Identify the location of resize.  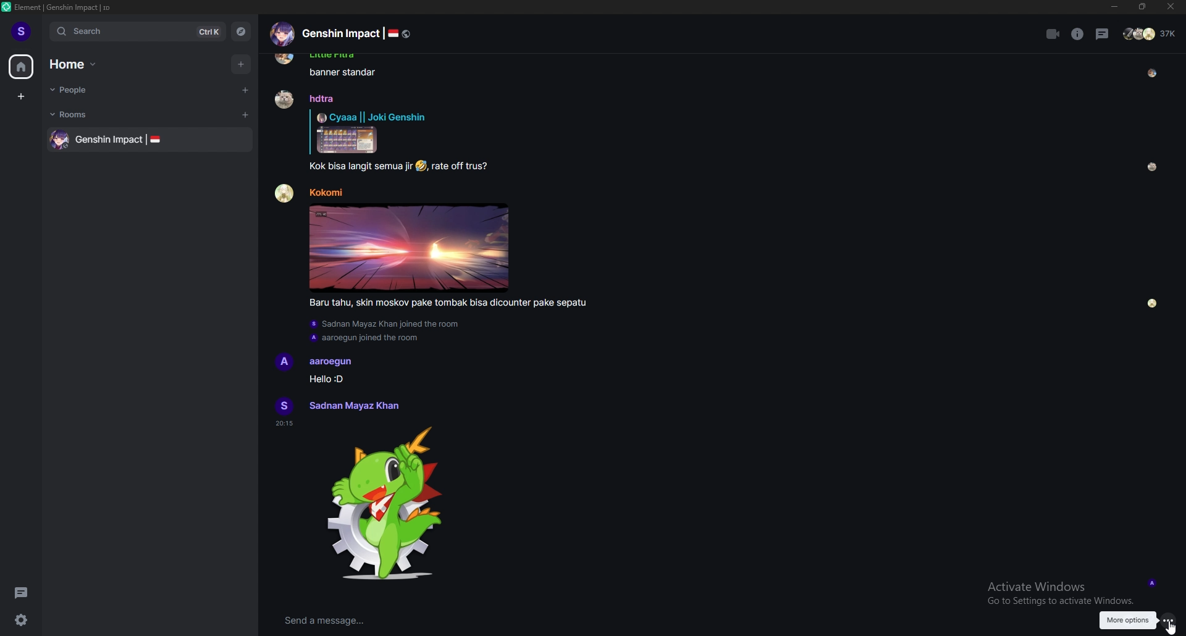
(1142, 7).